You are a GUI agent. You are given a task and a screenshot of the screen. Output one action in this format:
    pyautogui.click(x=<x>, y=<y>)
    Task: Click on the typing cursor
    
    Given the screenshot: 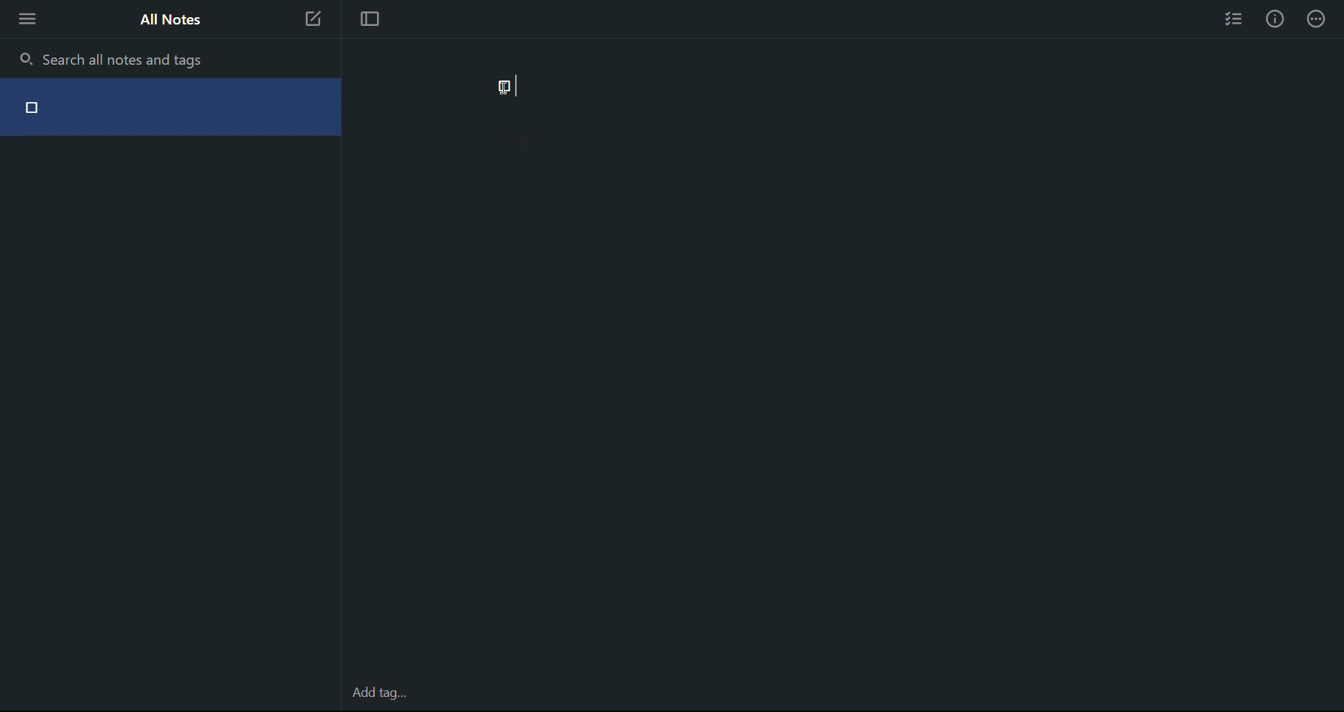 What is the action you would take?
    pyautogui.click(x=523, y=88)
    